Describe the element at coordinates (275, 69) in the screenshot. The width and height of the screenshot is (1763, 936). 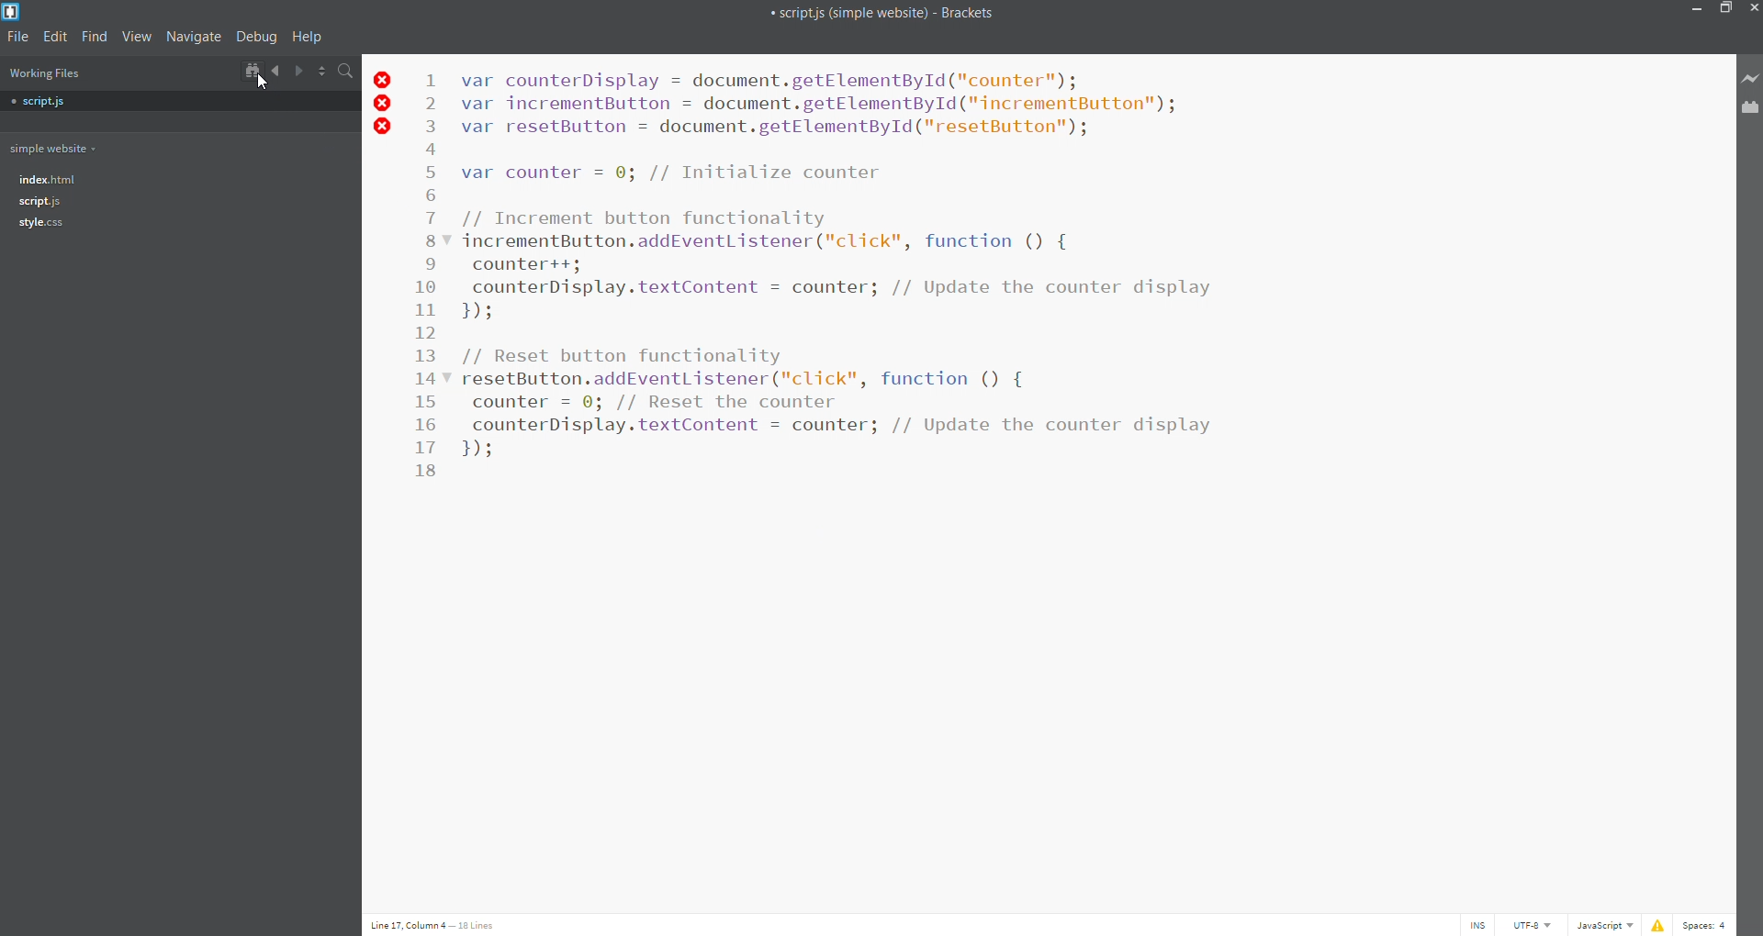
I see `navigate backward` at that location.